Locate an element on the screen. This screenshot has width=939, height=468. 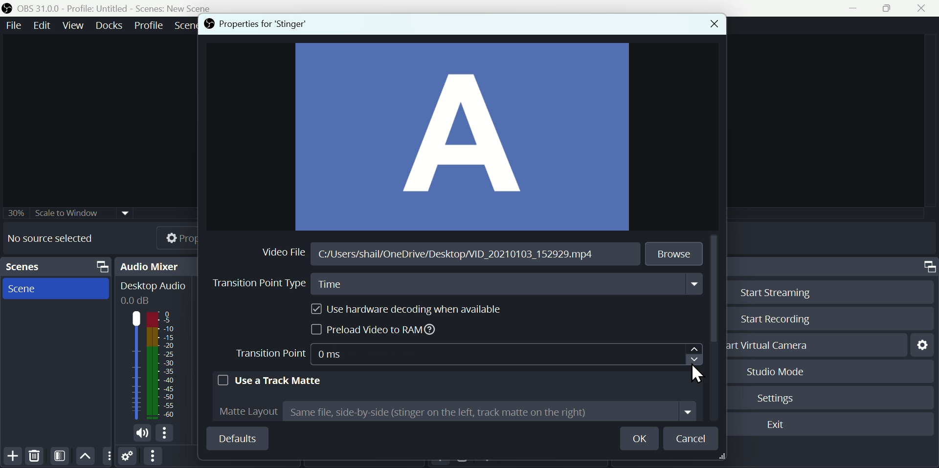
Default is located at coordinates (237, 438).